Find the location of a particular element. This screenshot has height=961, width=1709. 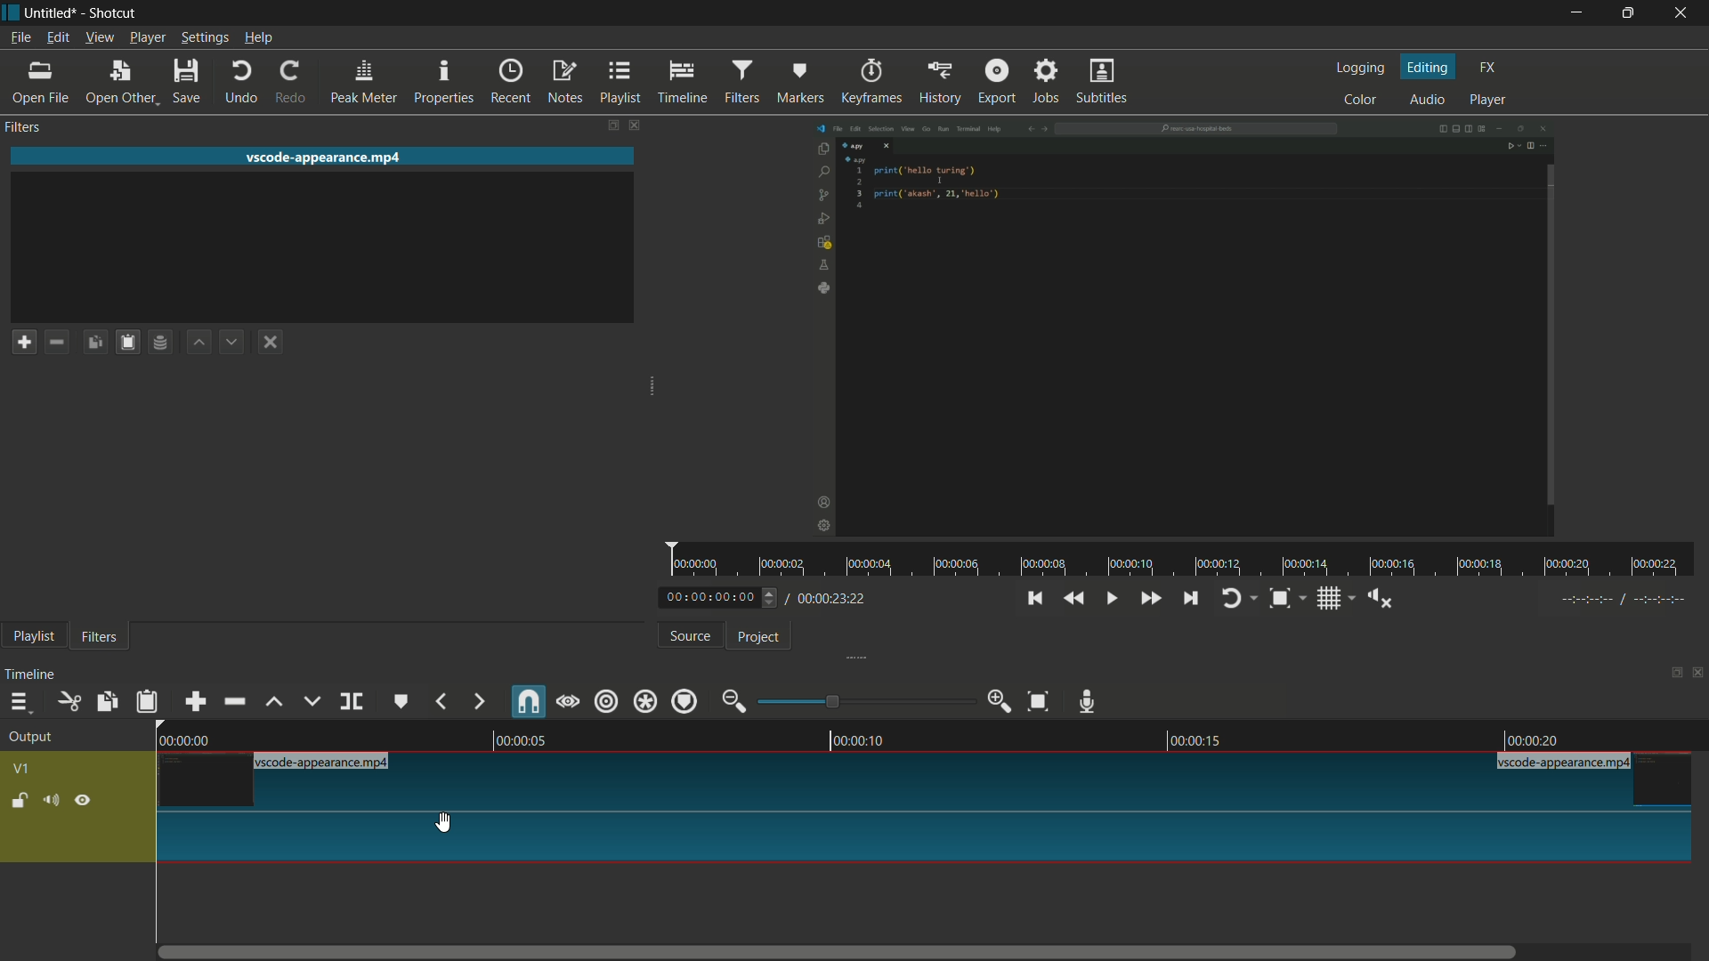

maximize is located at coordinates (1625, 13).